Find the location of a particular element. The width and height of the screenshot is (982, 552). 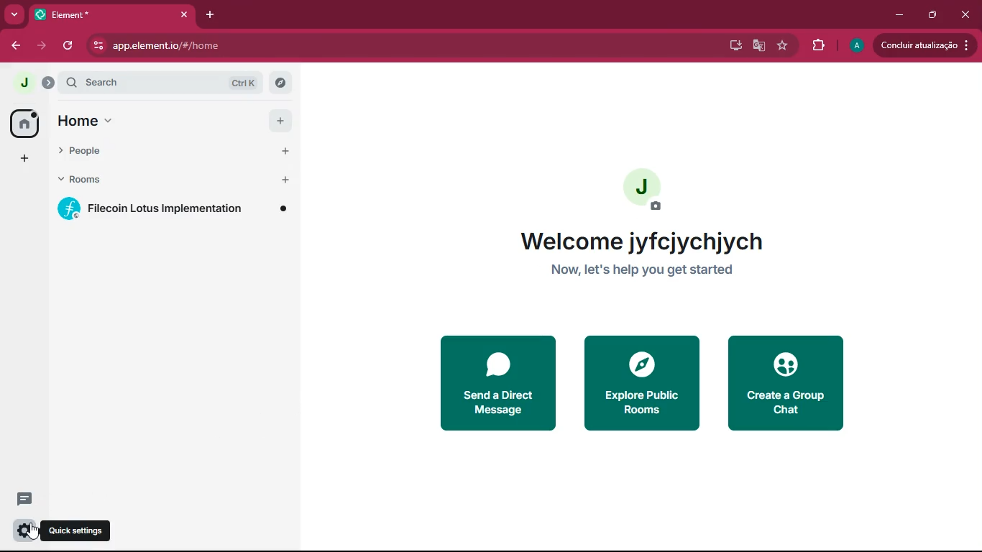

close is located at coordinates (965, 15).